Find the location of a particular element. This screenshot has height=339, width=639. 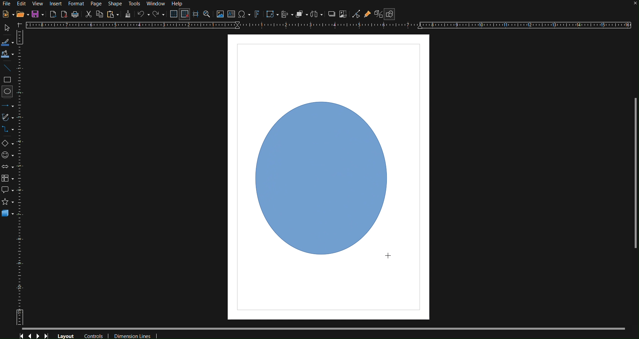

Save is located at coordinates (39, 14).